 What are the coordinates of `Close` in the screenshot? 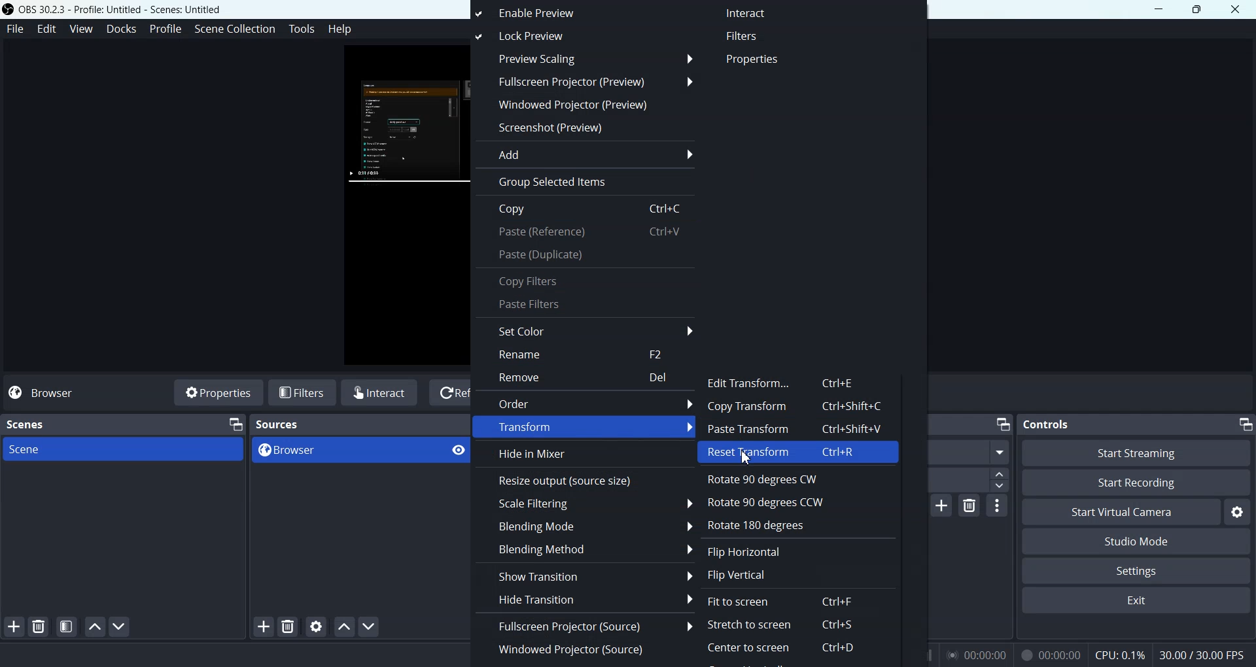 It's located at (1236, 9).